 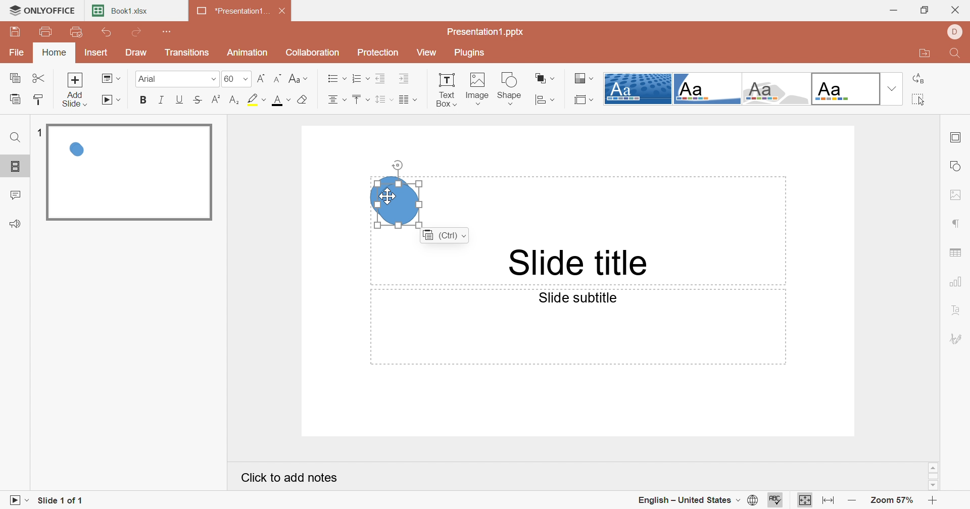 I want to click on Fit to width, so click(x=828, y=502).